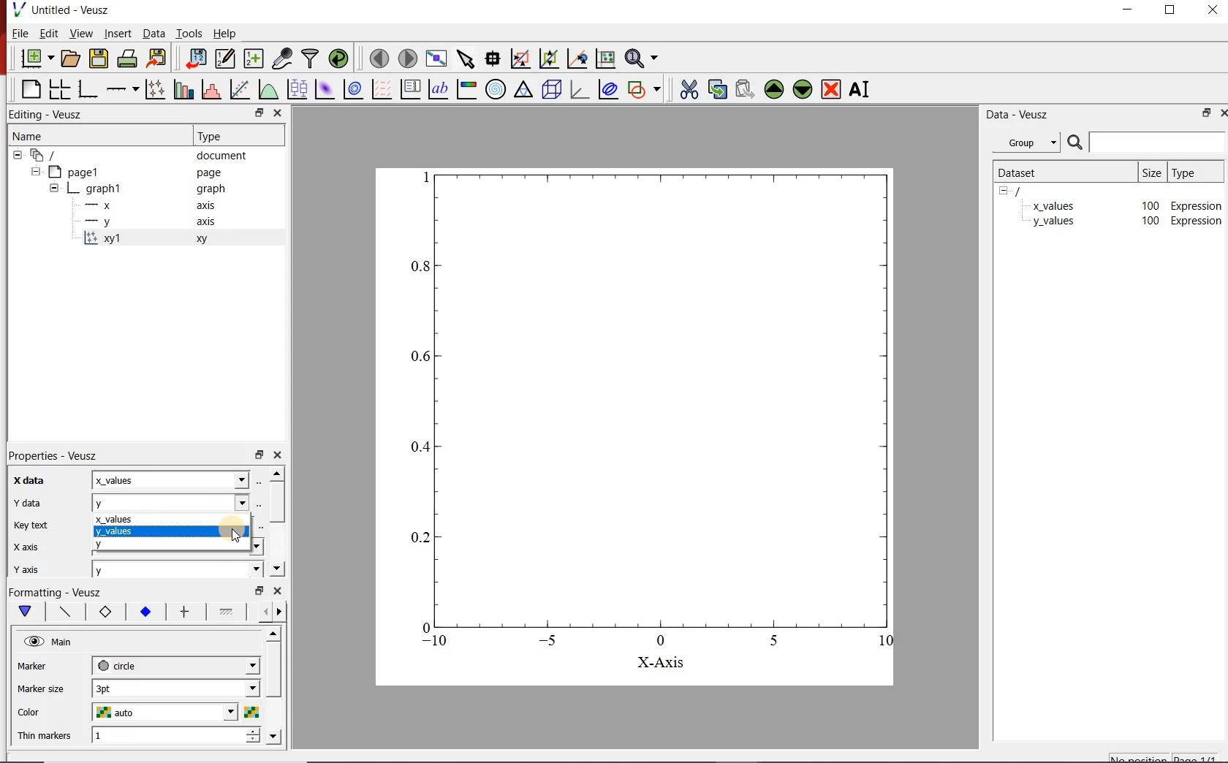 The height and width of the screenshot is (763, 1228). What do you see at coordinates (1194, 173) in the screenshot?
I see `type` at bounding box center [1194, 173].